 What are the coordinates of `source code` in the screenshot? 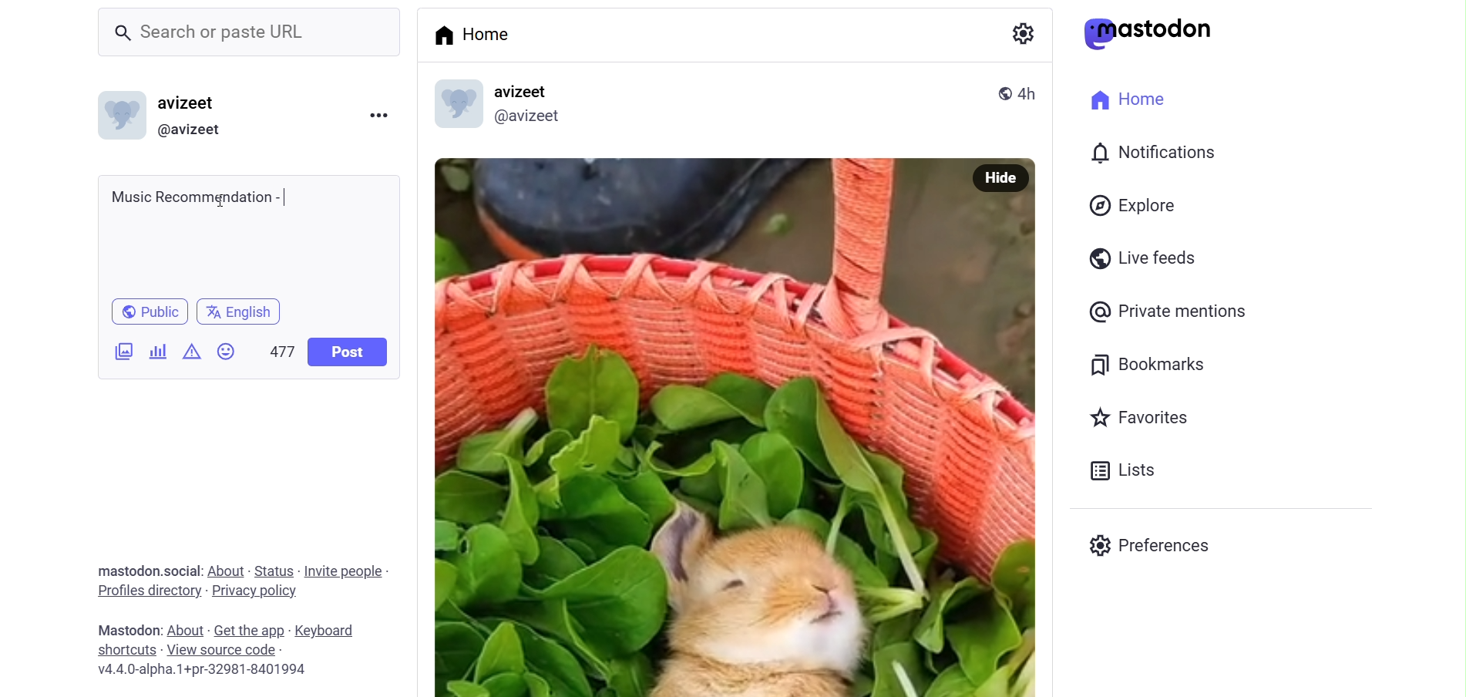 It's located at (230, 648).